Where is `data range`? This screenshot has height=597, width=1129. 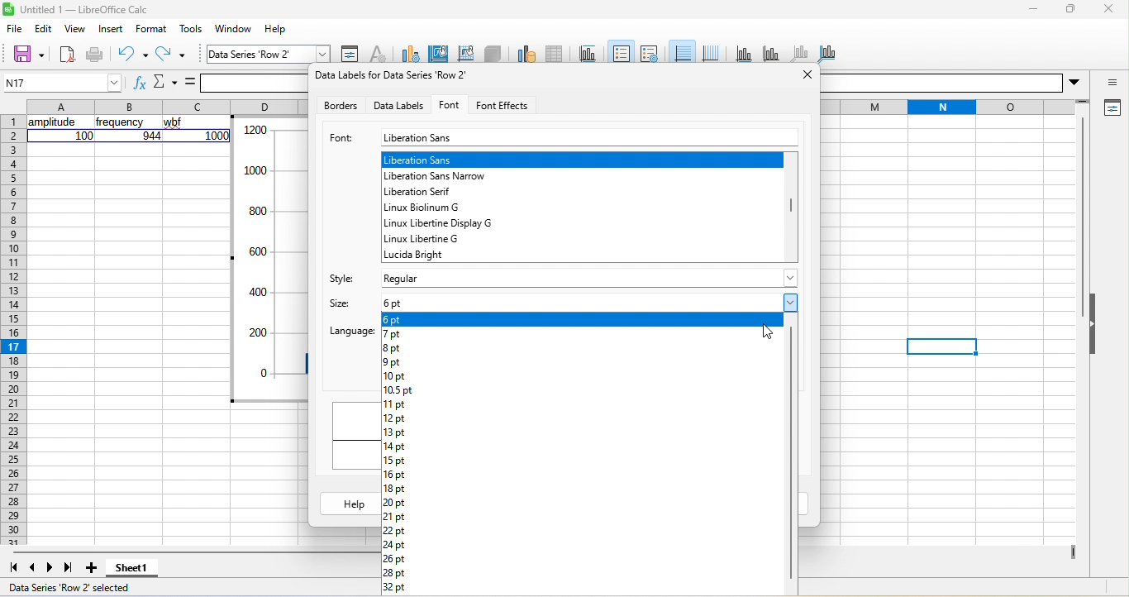 data range is located at coordinates (526, 53).